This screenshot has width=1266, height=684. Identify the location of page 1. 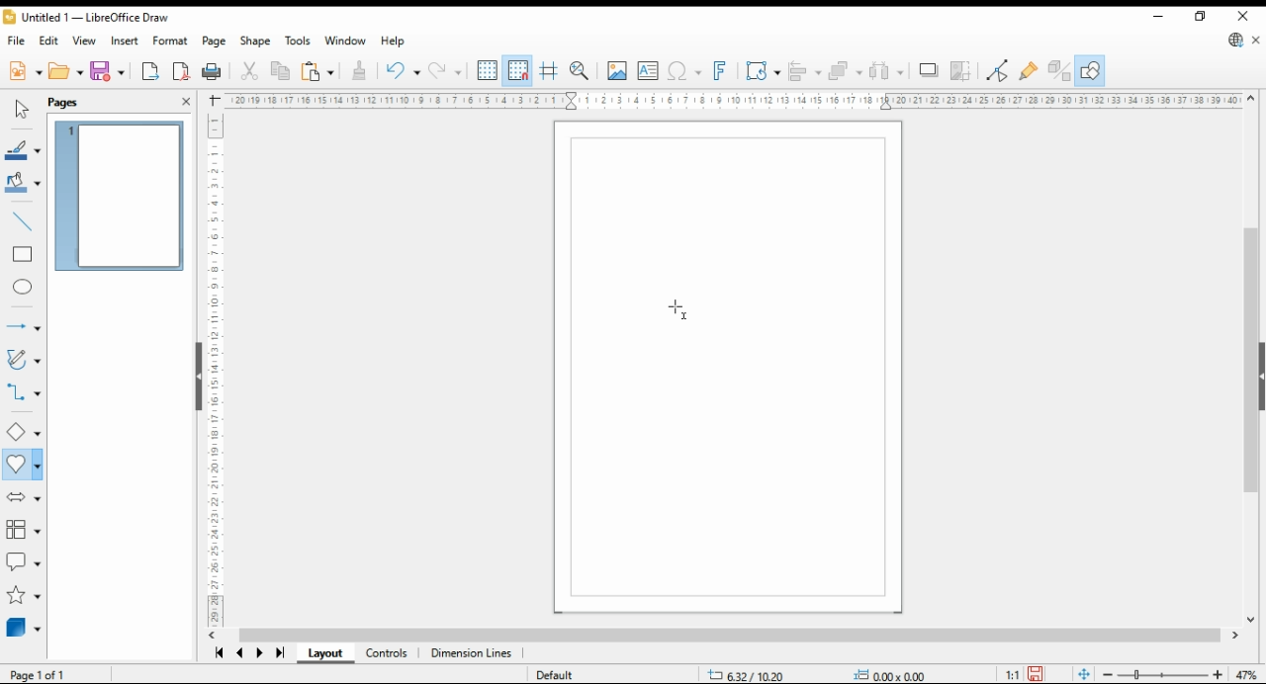
(122, 196).